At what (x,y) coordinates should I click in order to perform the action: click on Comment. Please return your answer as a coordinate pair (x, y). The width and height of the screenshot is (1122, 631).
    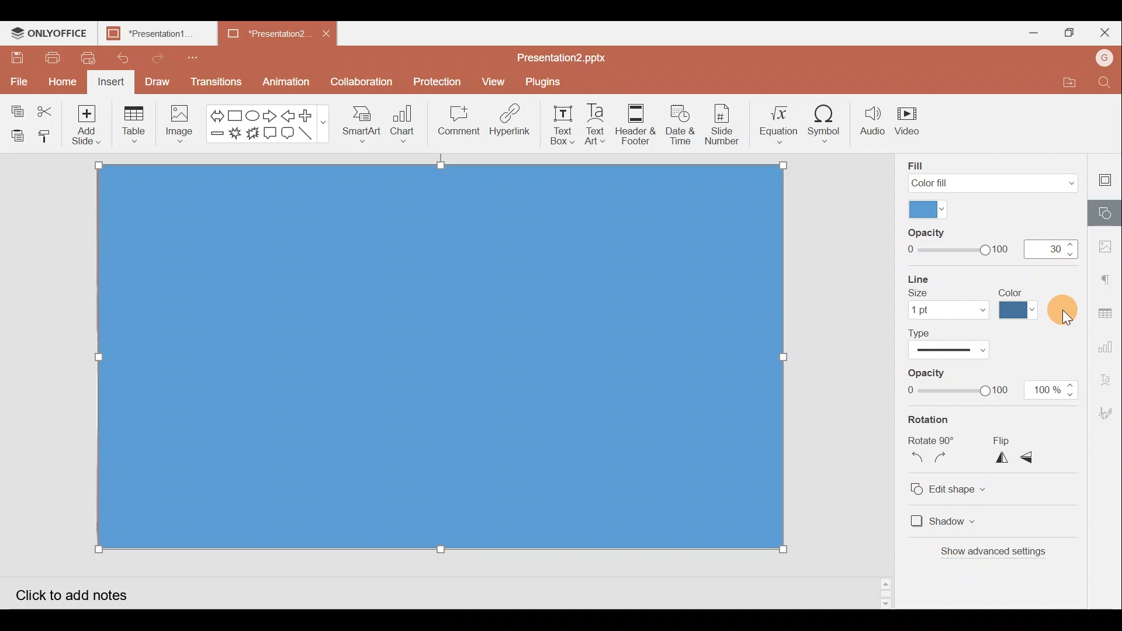
    Looking at the image, I should click on (459, 121).